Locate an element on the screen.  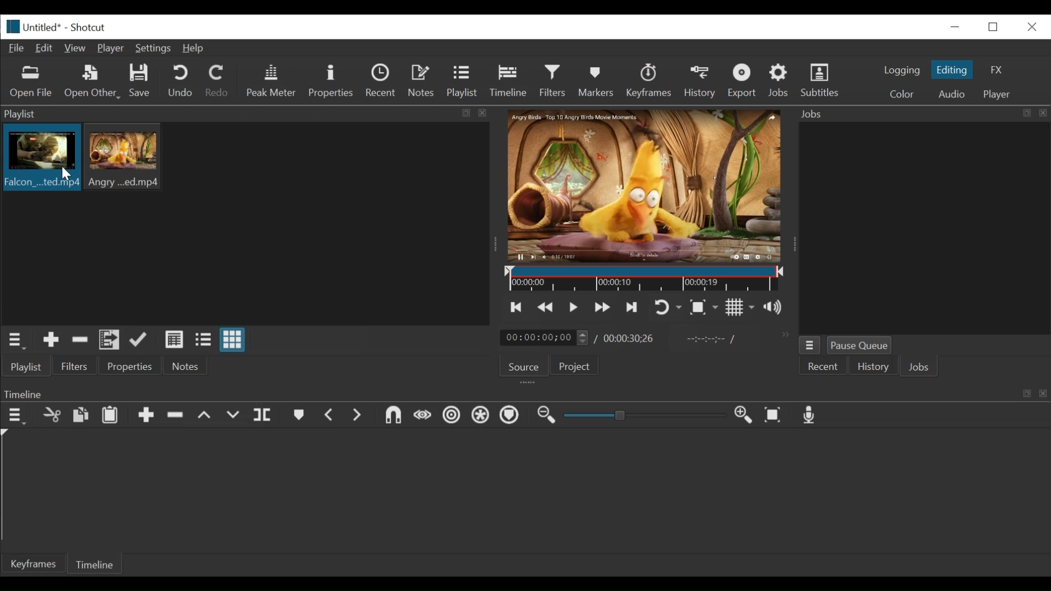
cut is located at coordinates (51, 416).